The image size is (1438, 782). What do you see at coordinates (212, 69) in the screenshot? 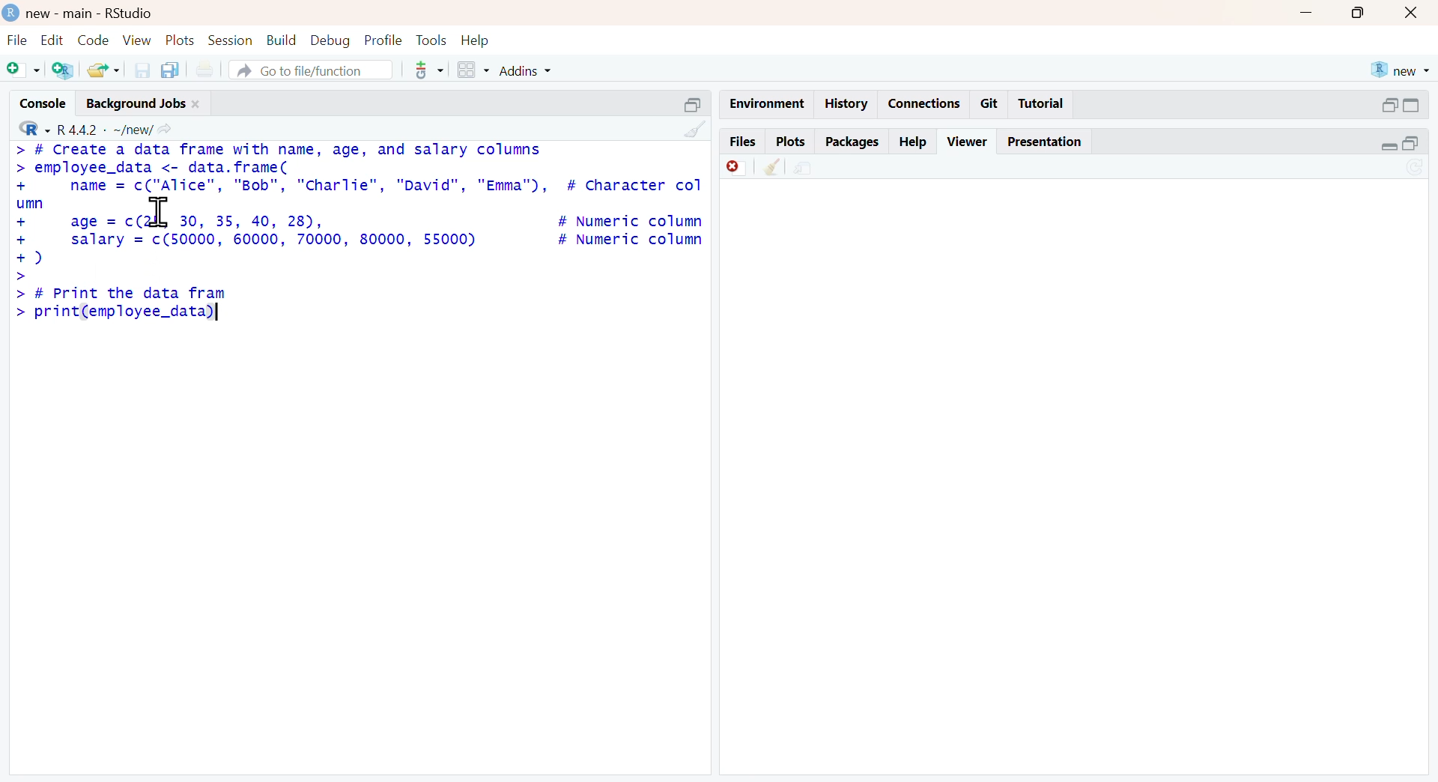
I see `print current document` at bounding box center [212, 69].